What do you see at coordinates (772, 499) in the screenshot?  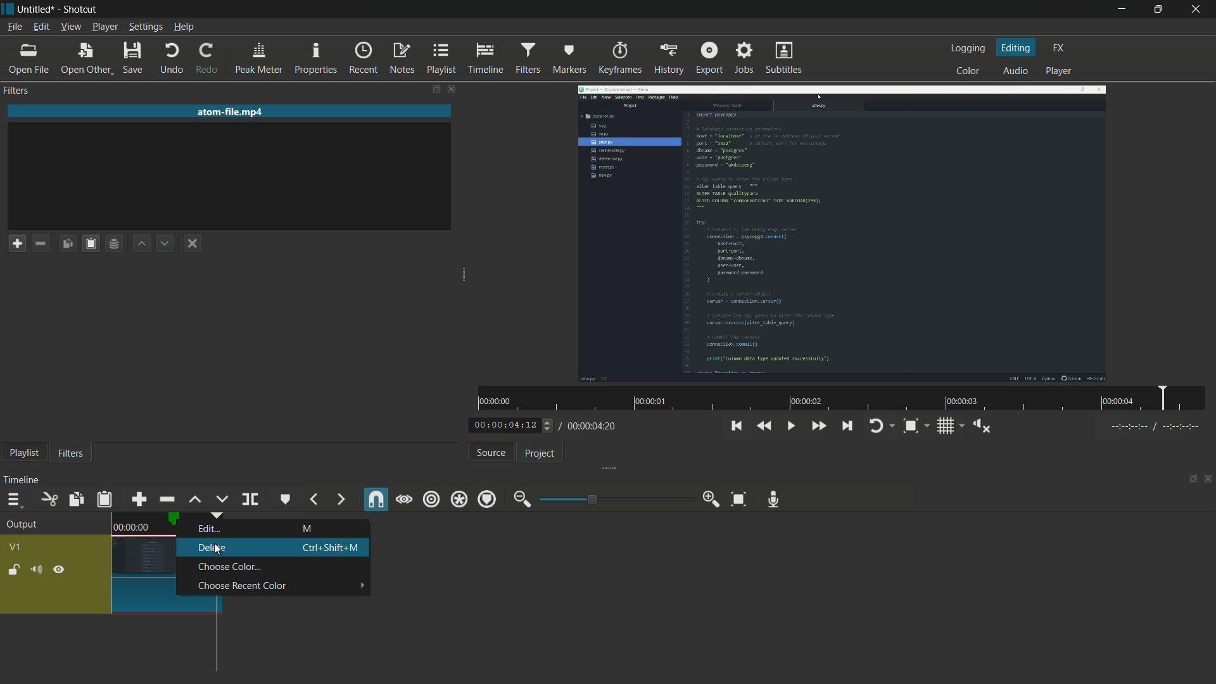 I see `record audio` at bounding box center [772, 499].